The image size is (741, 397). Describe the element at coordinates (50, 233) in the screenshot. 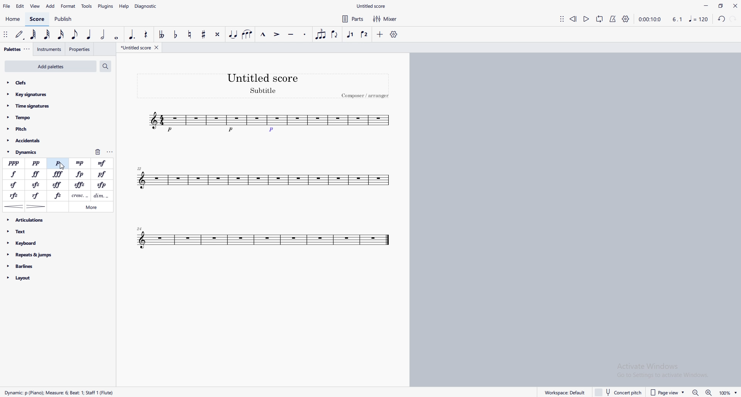

I see `text` at that location.